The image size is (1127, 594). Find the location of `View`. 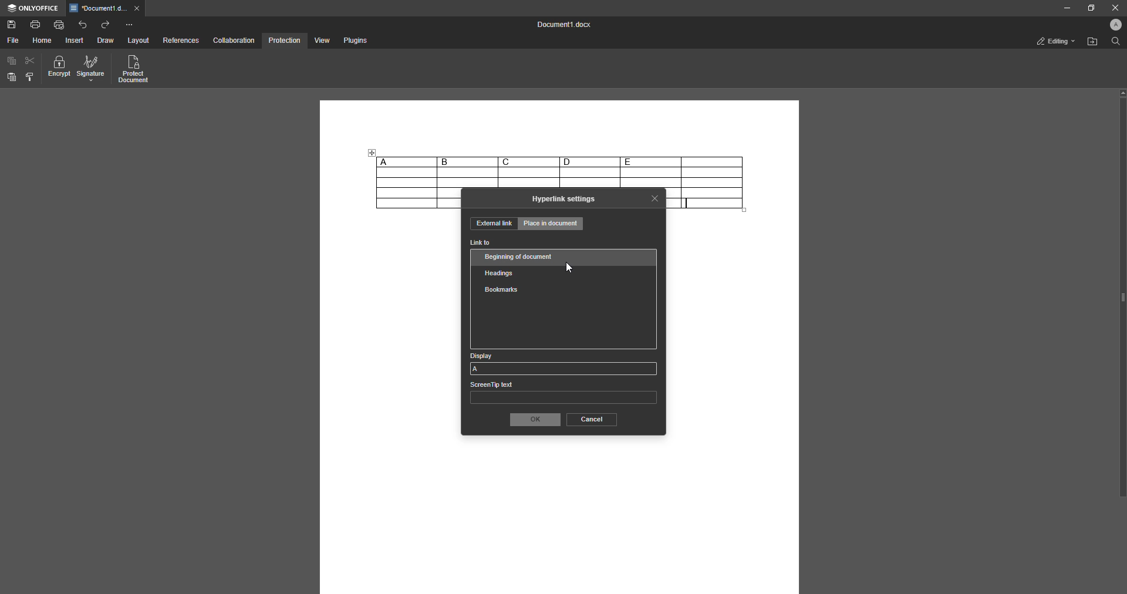

View is located at coordinates (320, 41).